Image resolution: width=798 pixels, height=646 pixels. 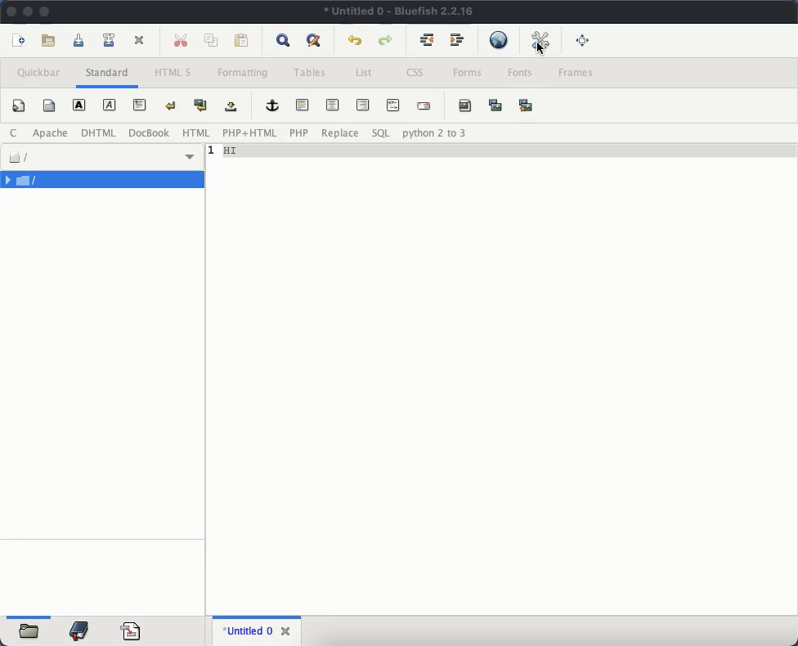 I want to click on Hi, so click(x=501, y=151).